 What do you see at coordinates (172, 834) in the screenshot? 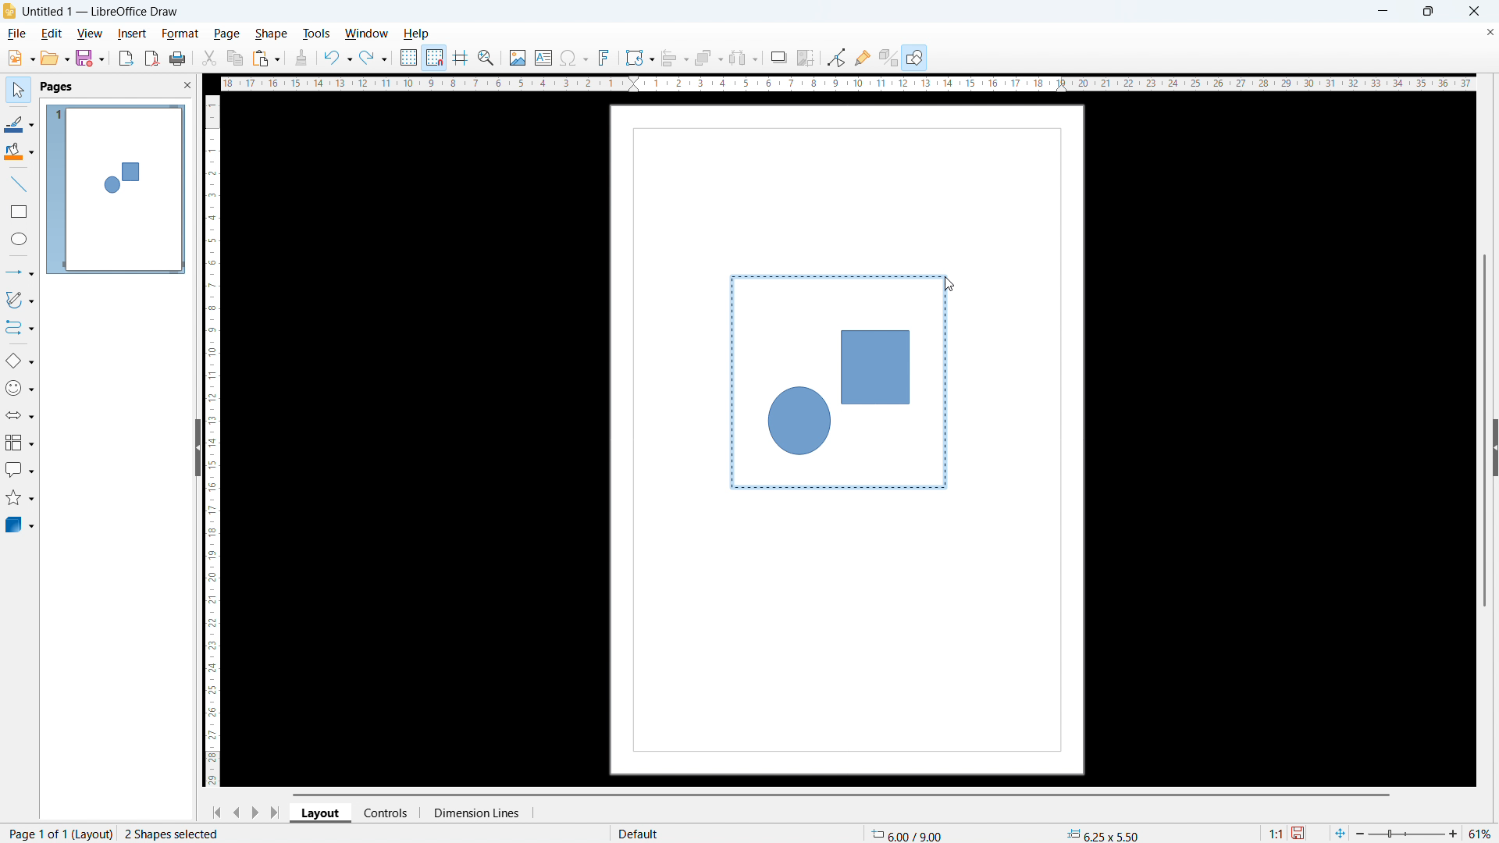
I see `2 shapes selcted` at bounding box center [172, 834].